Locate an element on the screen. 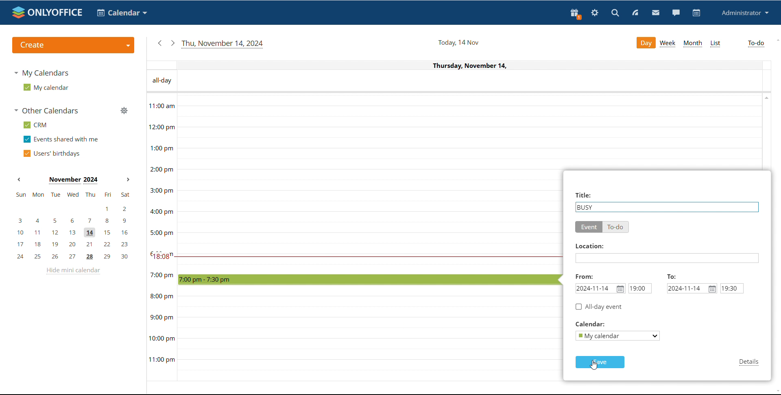  hide mini calendar is located at coordinates (73, 271).